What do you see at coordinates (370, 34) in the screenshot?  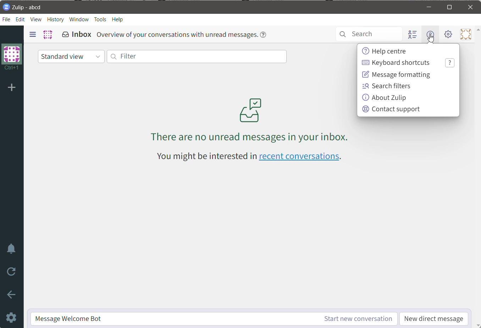 I see `Search` at bounding box center [370, 34].